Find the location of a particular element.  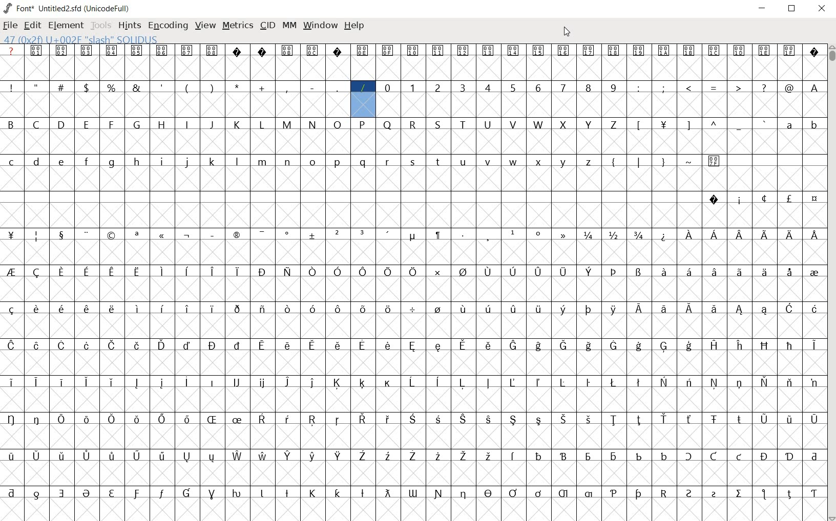

glyph is located at coordinates (791, 235).